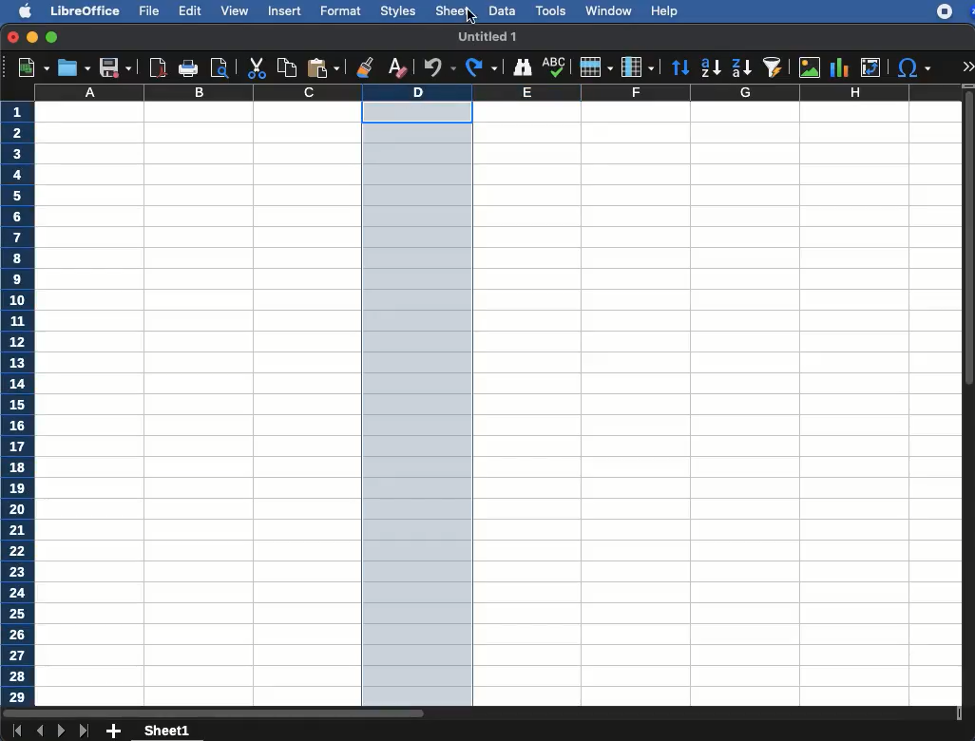 This screenshot has height=741, width=975. What do you see at coordinates (151, 11) in the screenshot?
I see `file` at bounding box center [151, 11].